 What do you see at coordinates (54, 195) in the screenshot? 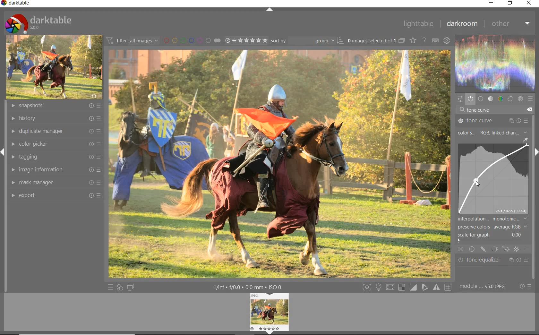
I see `export` at bounding box center [54, 195].